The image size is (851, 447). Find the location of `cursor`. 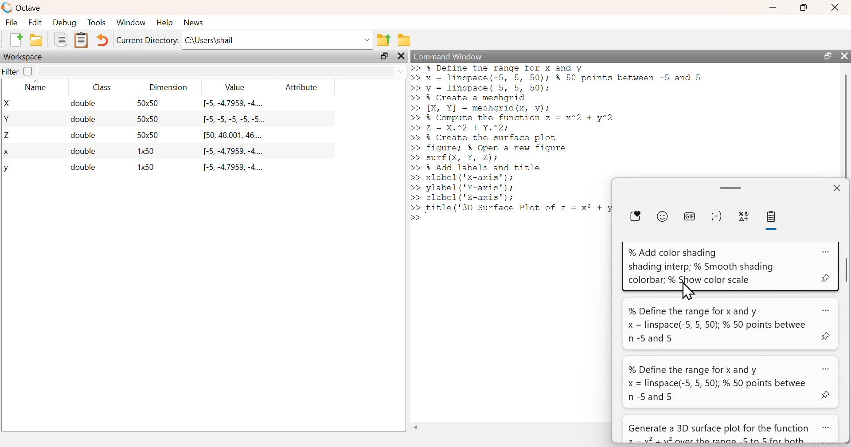

cursor is located at coordinates (691, 293).